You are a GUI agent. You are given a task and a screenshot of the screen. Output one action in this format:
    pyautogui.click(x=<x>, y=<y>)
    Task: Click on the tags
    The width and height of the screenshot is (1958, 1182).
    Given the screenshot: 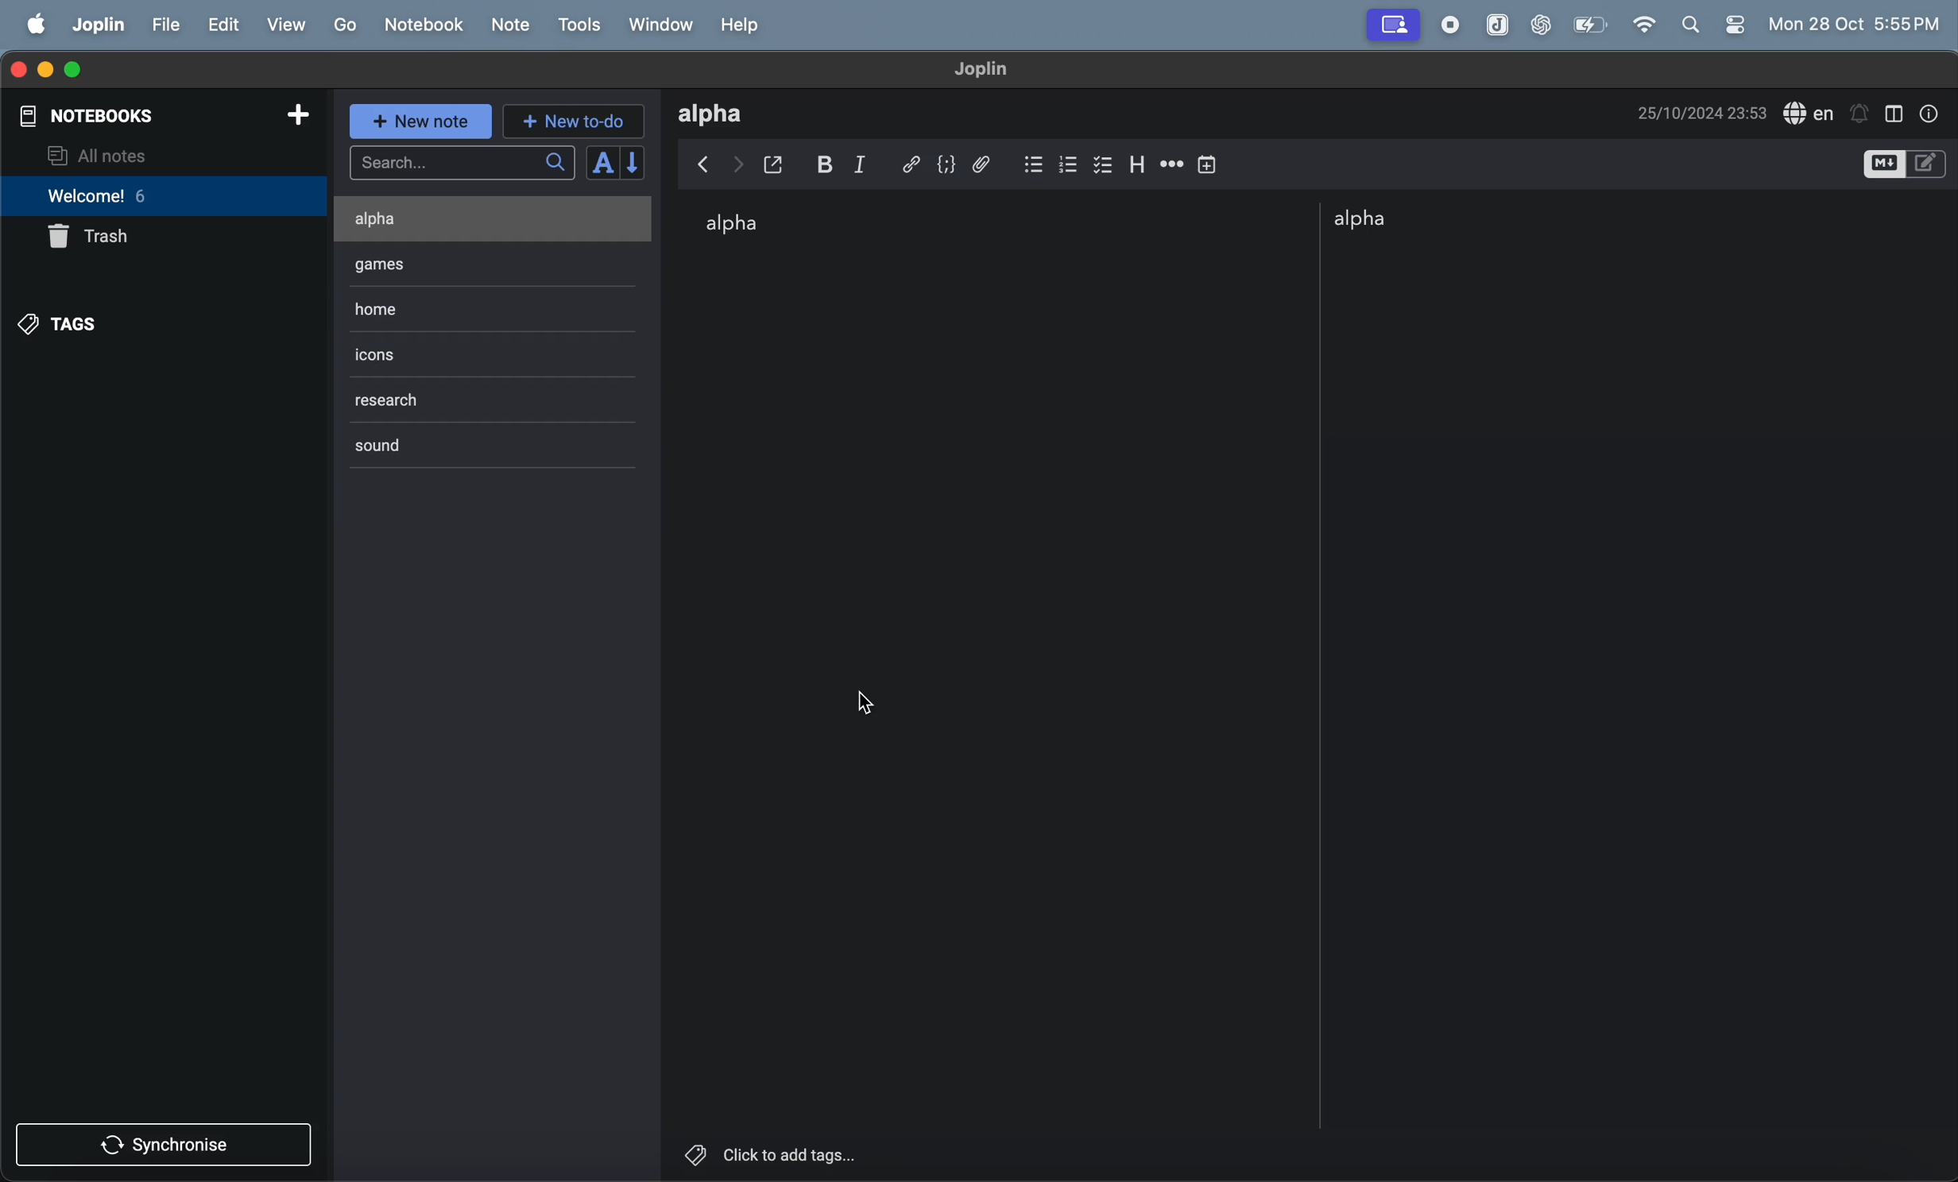 What is the action you would take?
    pyautogui.click(x=63, y=324)
    